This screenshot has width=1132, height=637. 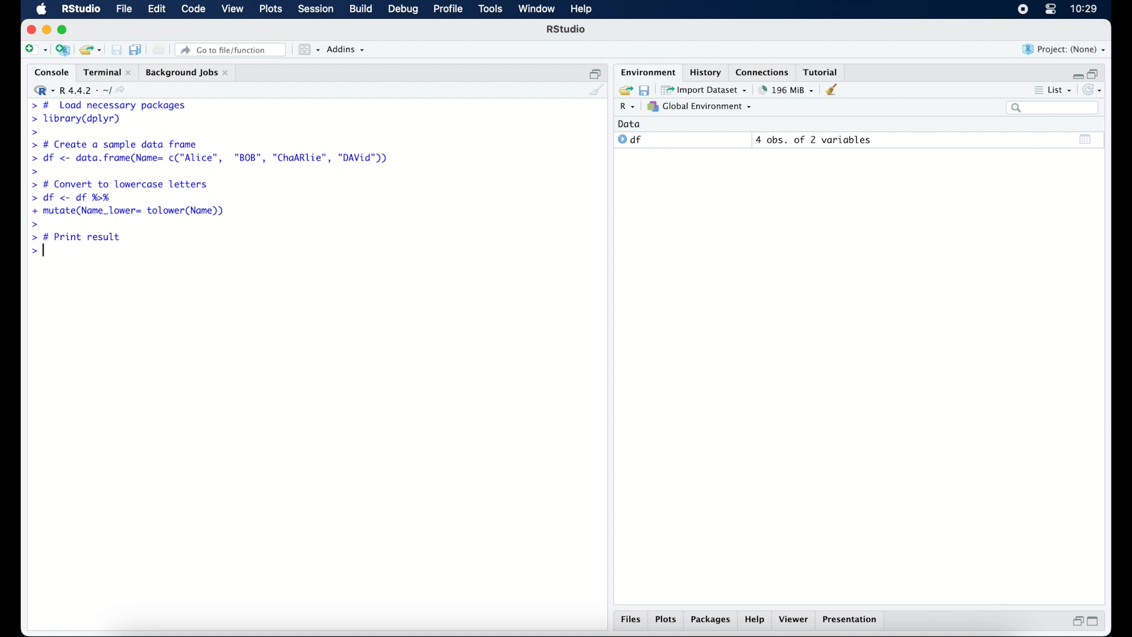 I want to click on addins, so click(x=346, y=50).